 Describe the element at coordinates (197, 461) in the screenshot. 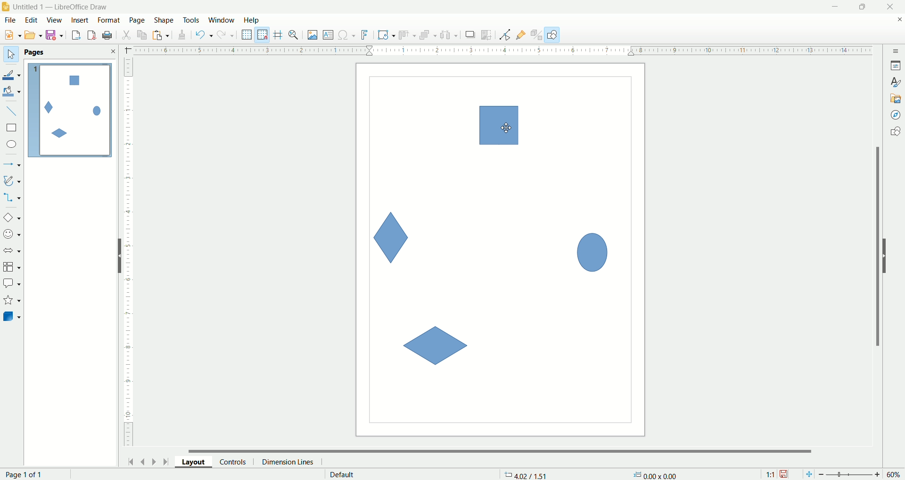

I see `layout` at that location.